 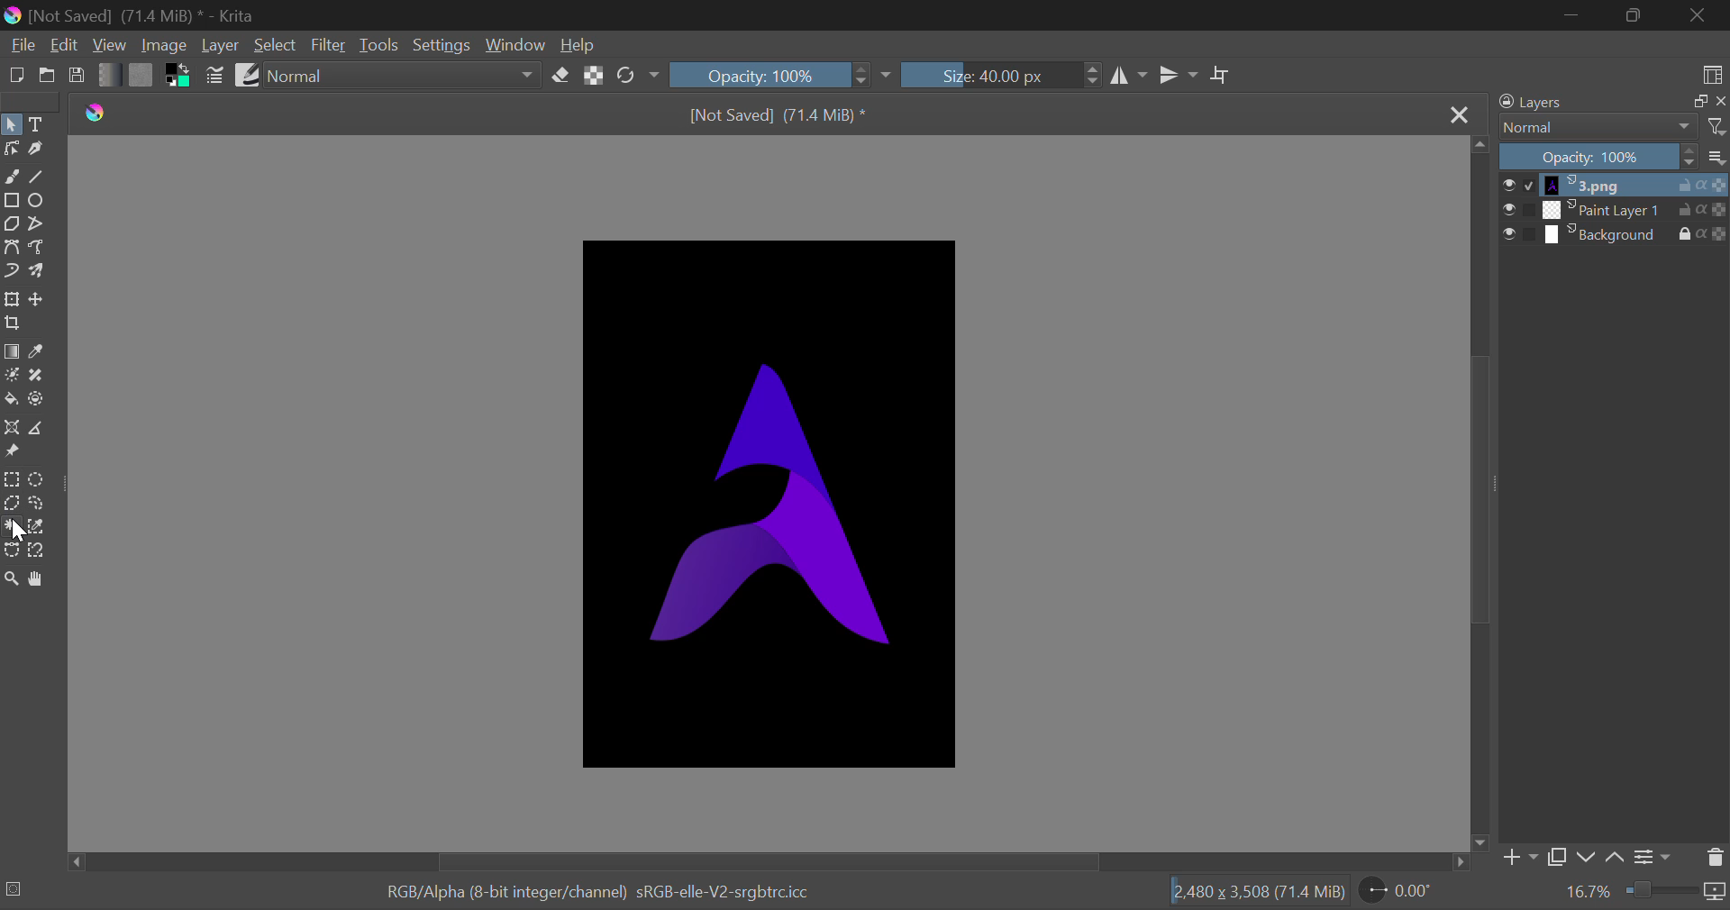 What do you see at coordinates (41, 249) in the screenshot?
I see `Freehand Path Tool` at bounding box center [41, 249].